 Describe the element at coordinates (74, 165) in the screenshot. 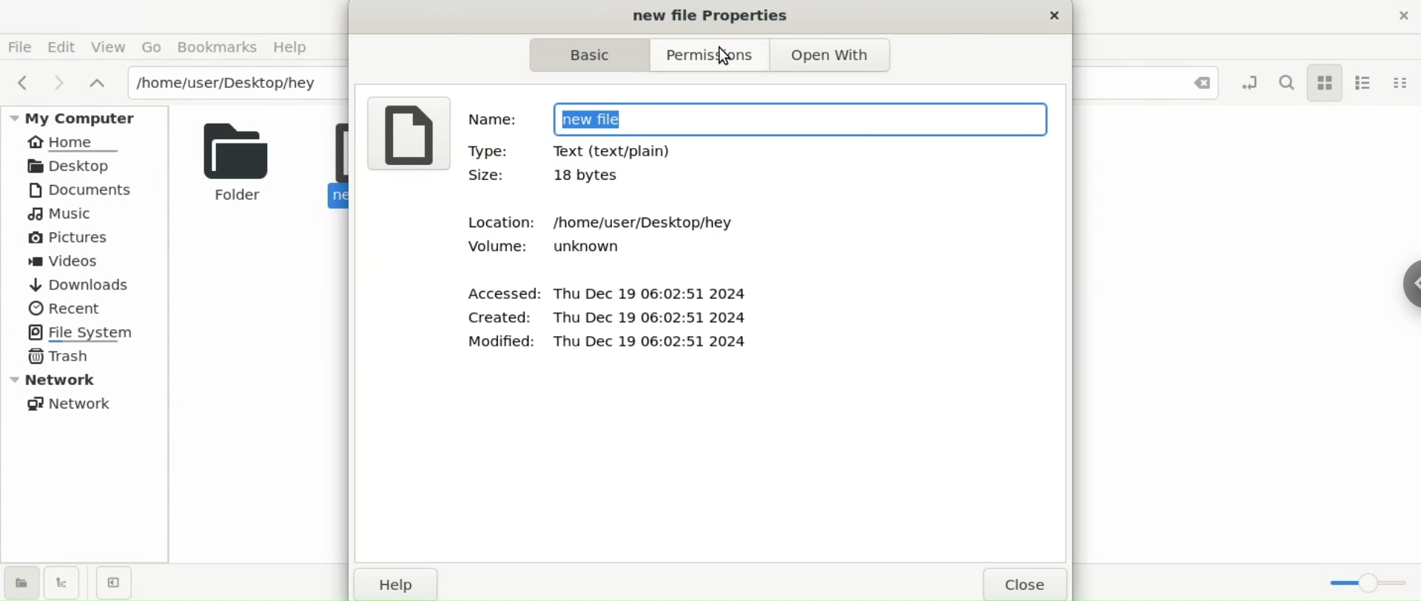

I see `Desktop` at that location.